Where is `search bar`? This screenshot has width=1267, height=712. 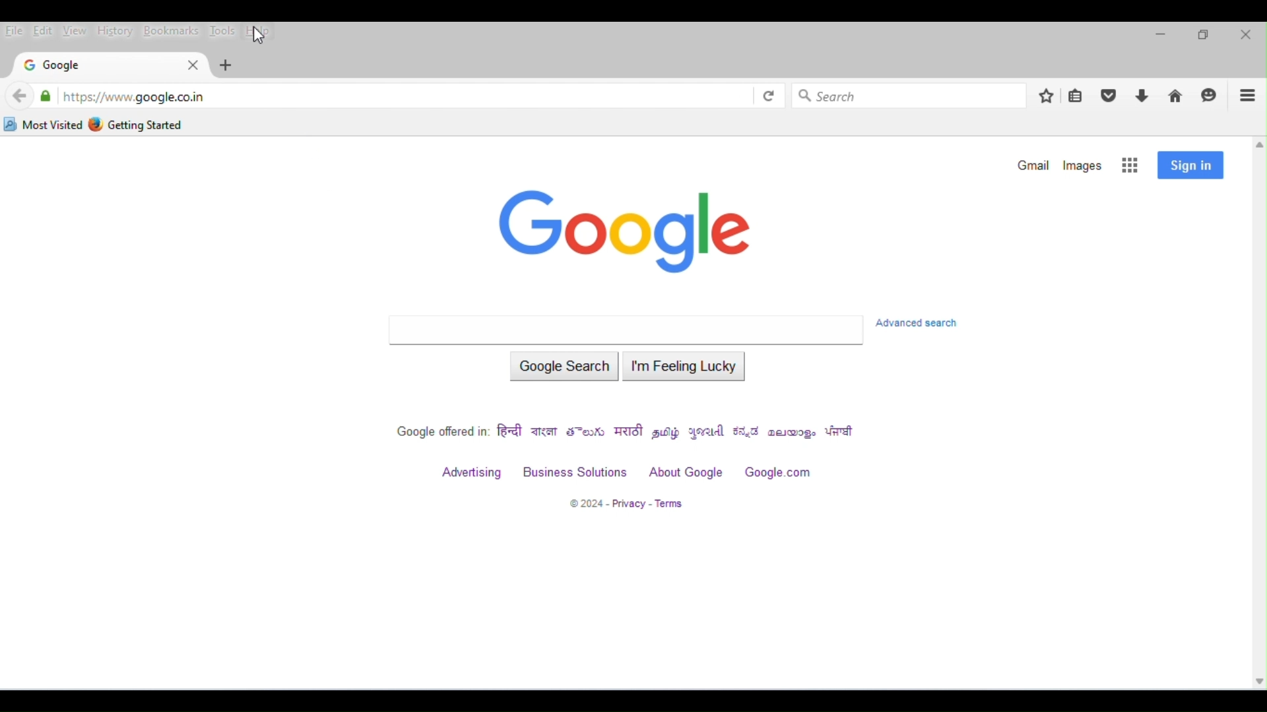
search bar is located at coordinates (625, 330).